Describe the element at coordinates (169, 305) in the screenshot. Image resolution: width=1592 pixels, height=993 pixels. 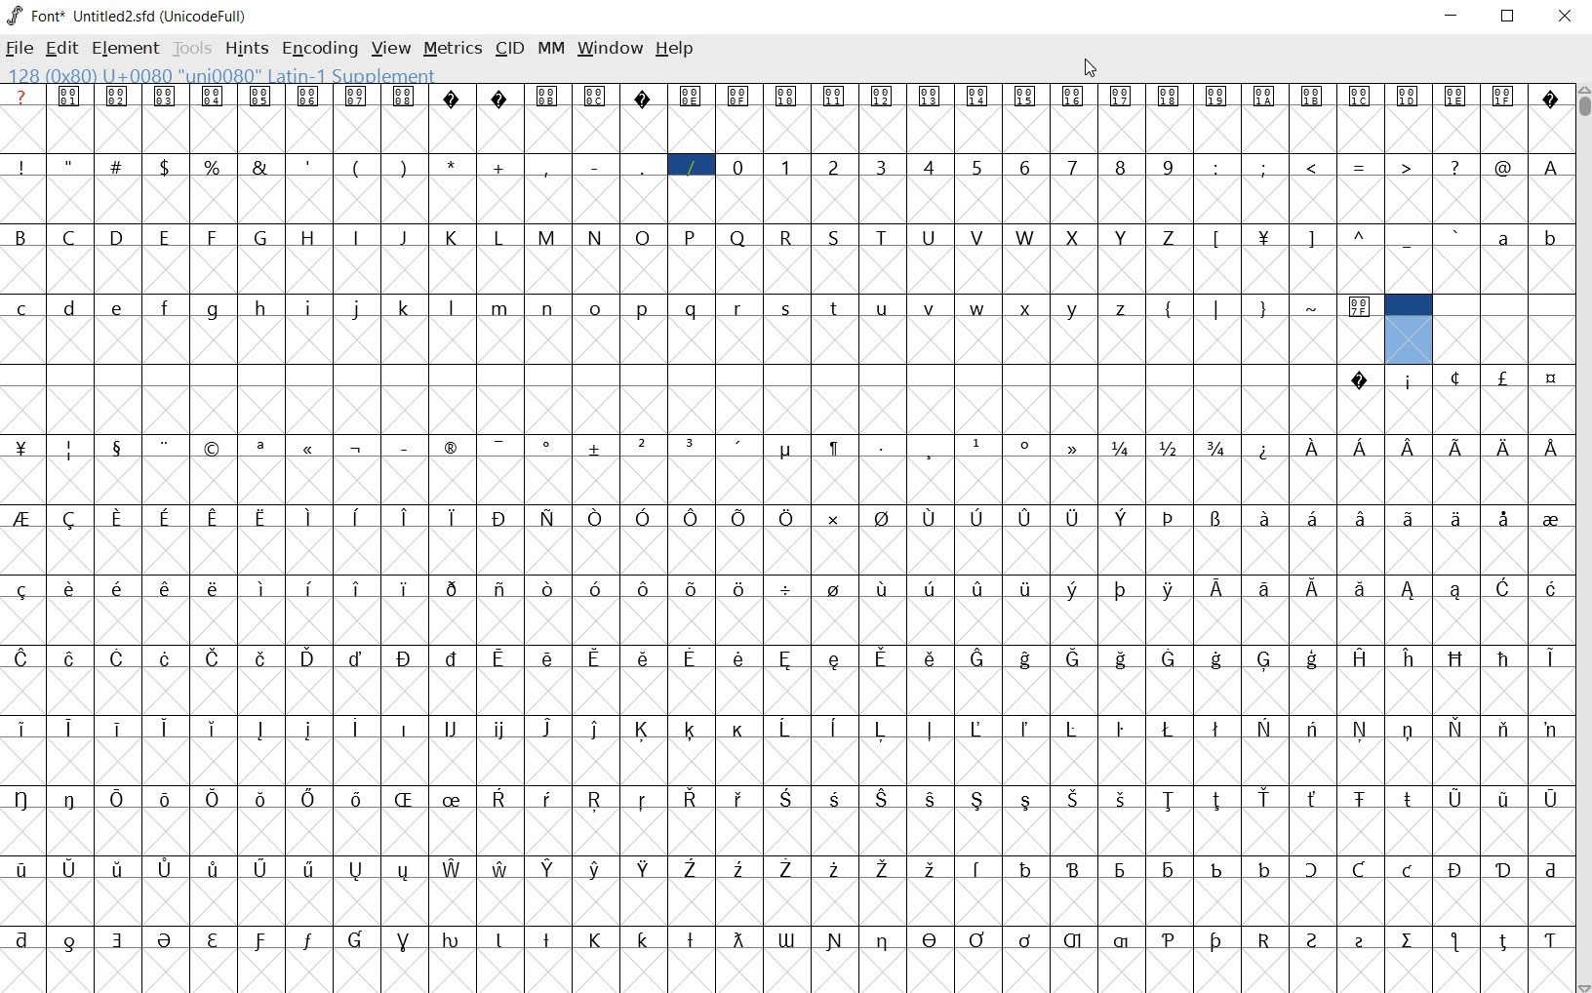
I see `f` at that location.